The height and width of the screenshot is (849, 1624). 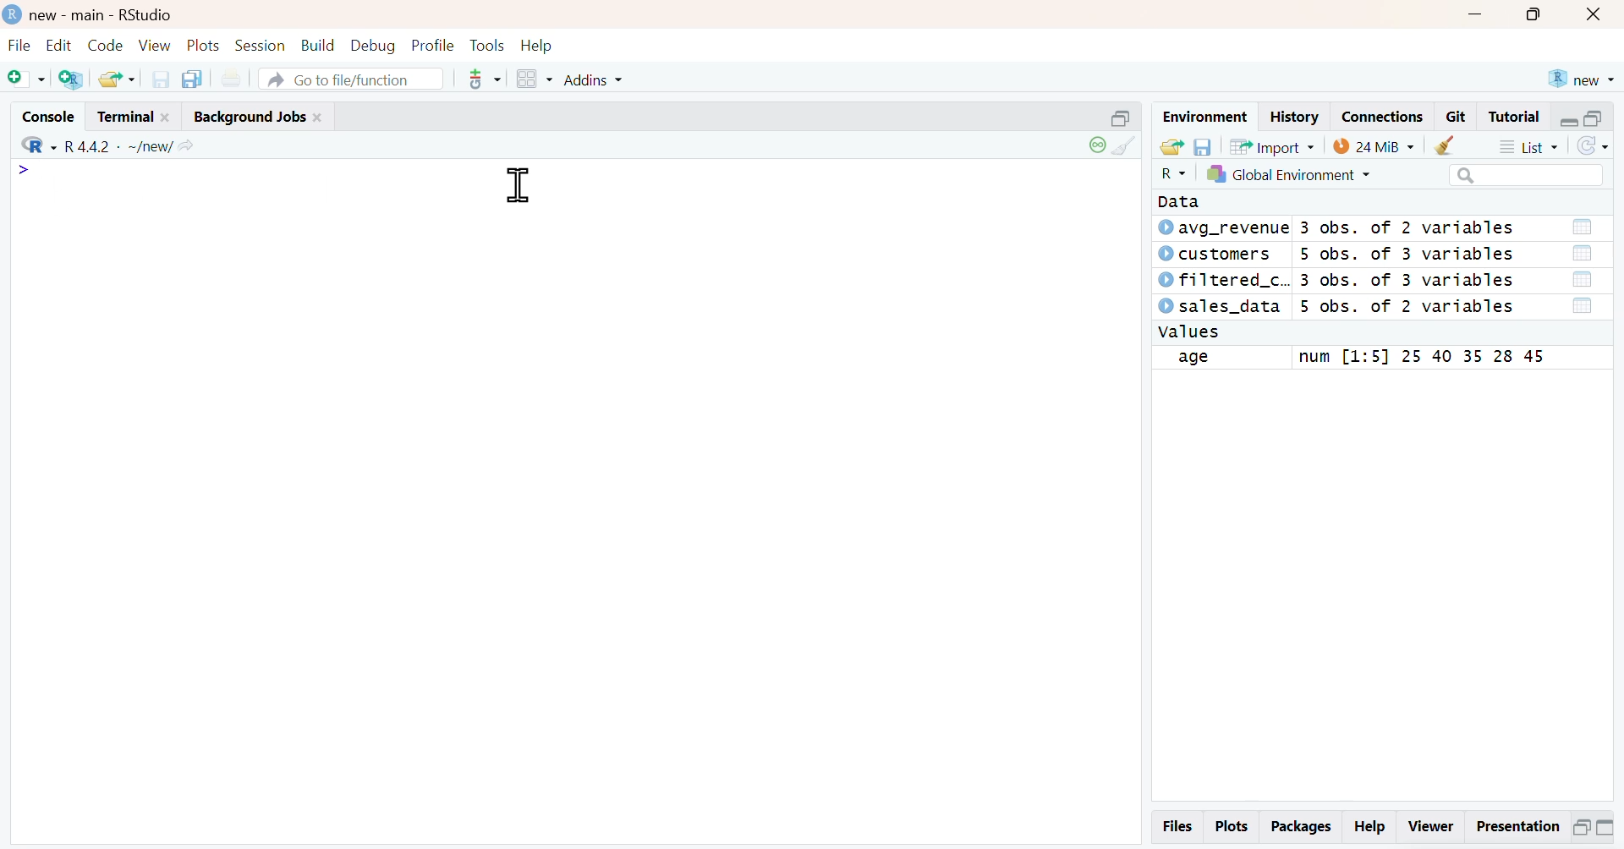 I want to click on File, so click(x=21, y=46).